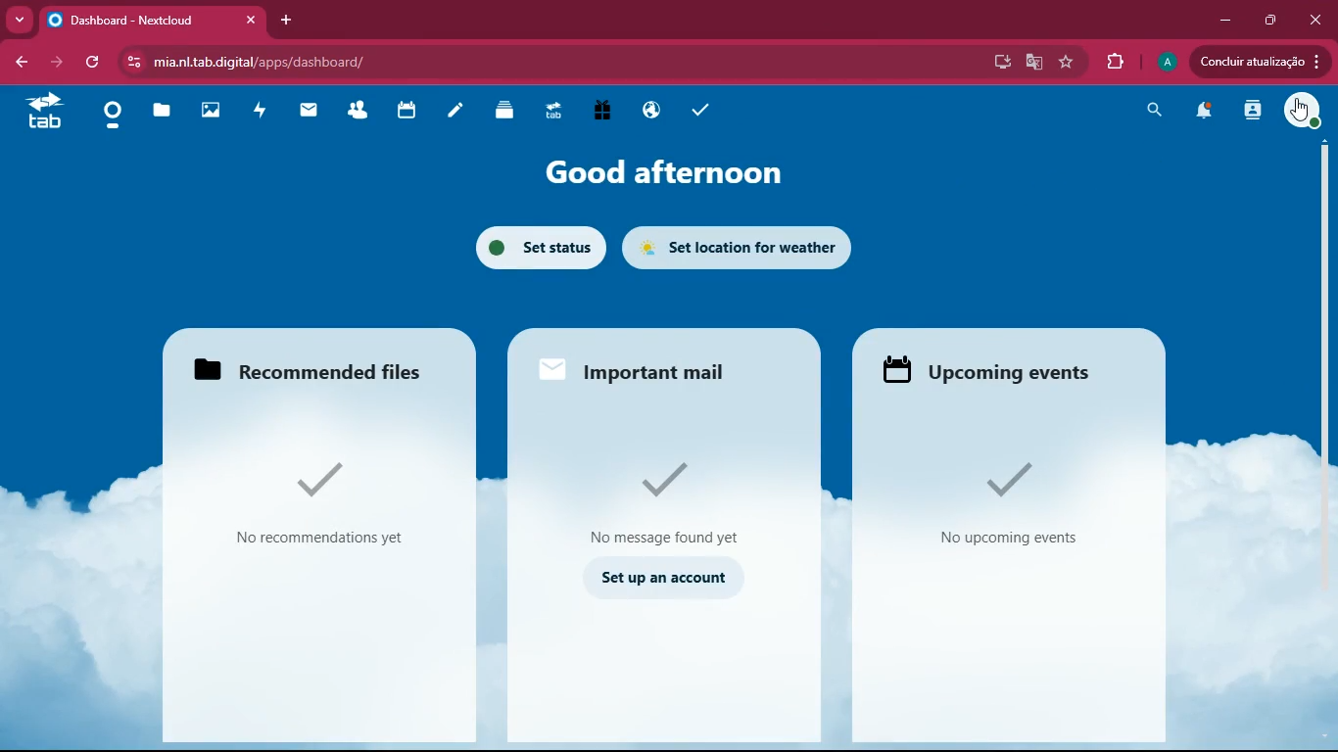  Describe the element at coordinates (1313, 21) in the screenshot. I see `close` at that location.